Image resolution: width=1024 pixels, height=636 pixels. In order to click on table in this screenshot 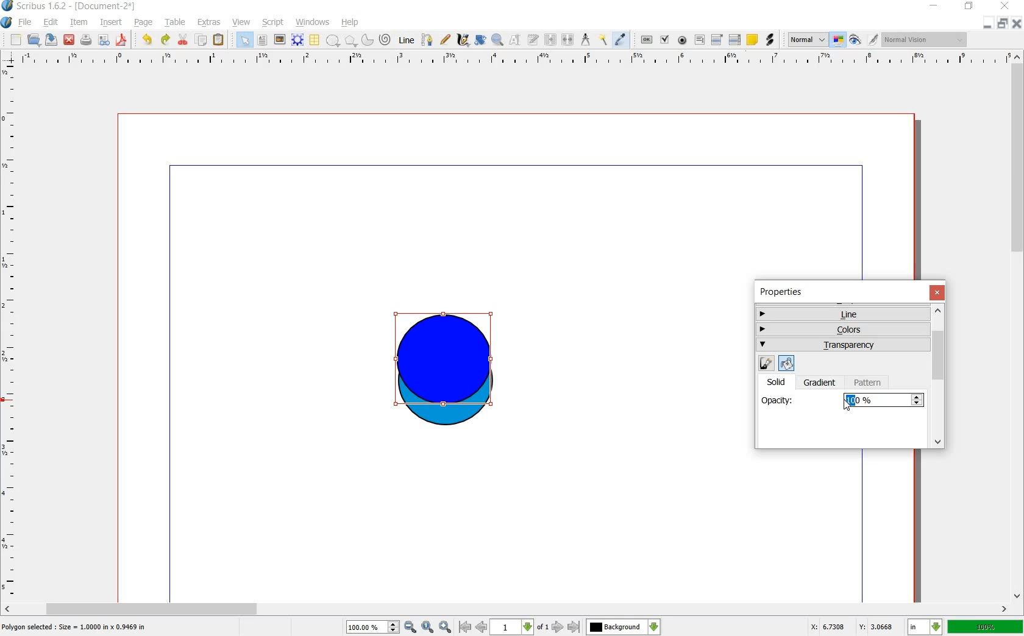, I will do `click(176, 23)`.